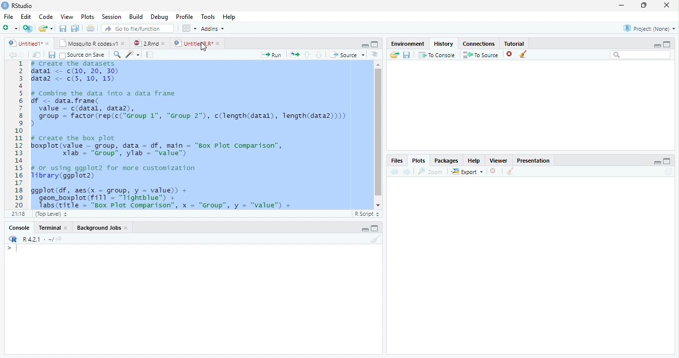 The height and width of the screenshot is (358, 679). I want to click on Remove current plot, so click(495, 171).